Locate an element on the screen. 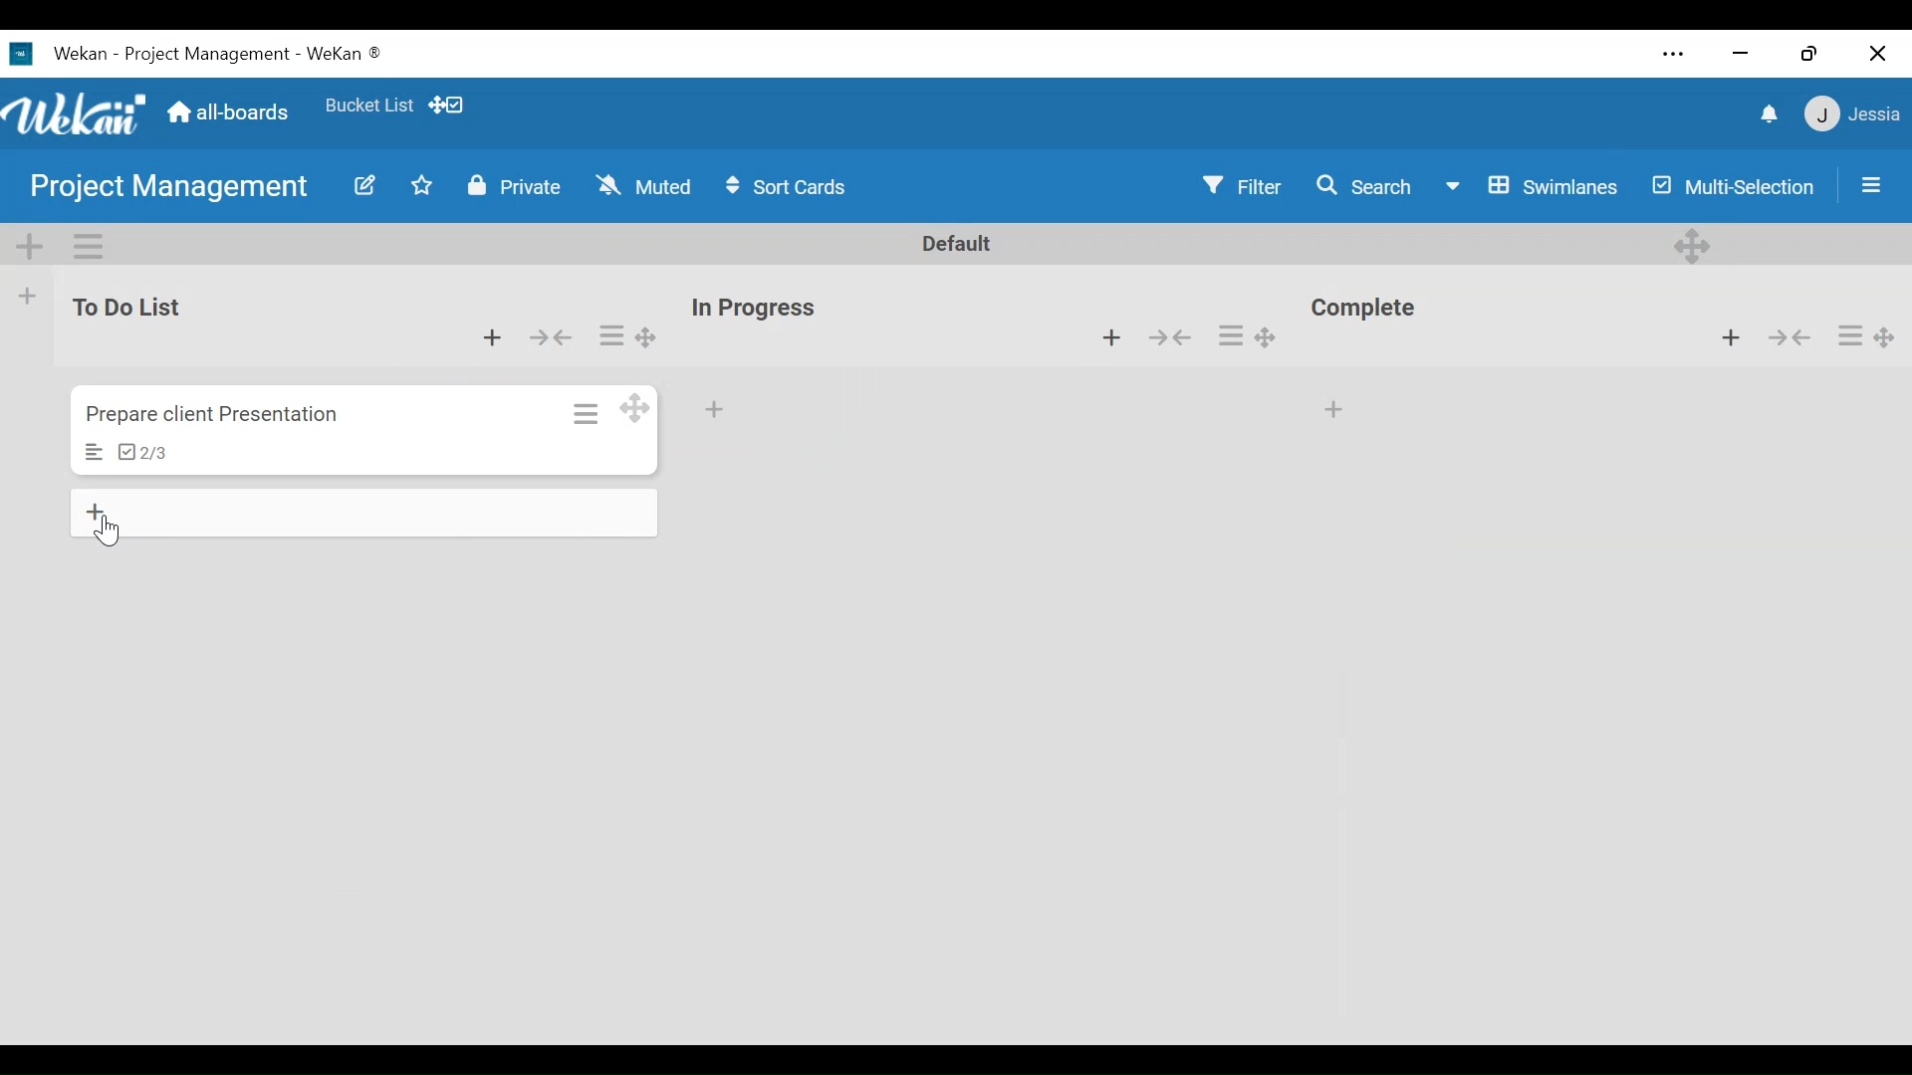  Toggle favorites is located at coordinates (423, 189).